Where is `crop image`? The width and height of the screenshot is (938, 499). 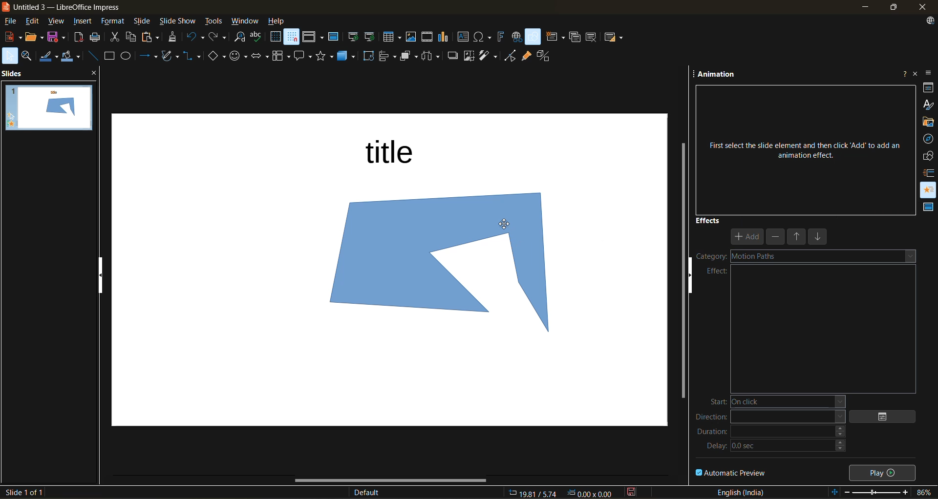 crop image is located at coordinates (468, 57).